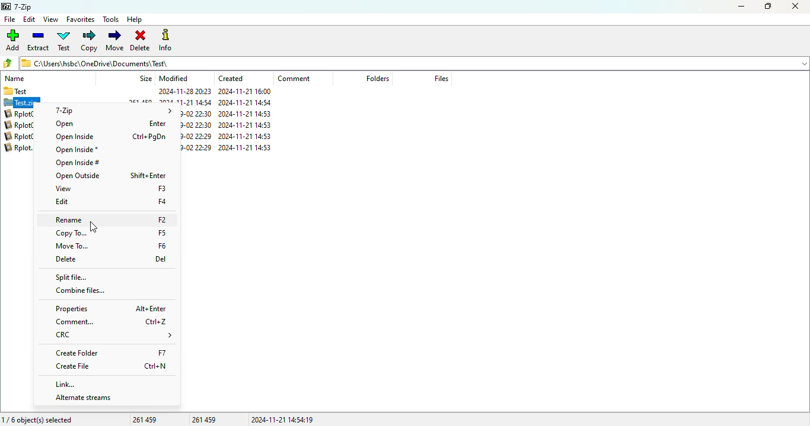  What do you see at coordinates (111, 111) in the screenshot?
I see `7-Zip` at bounding box center [111, 111].